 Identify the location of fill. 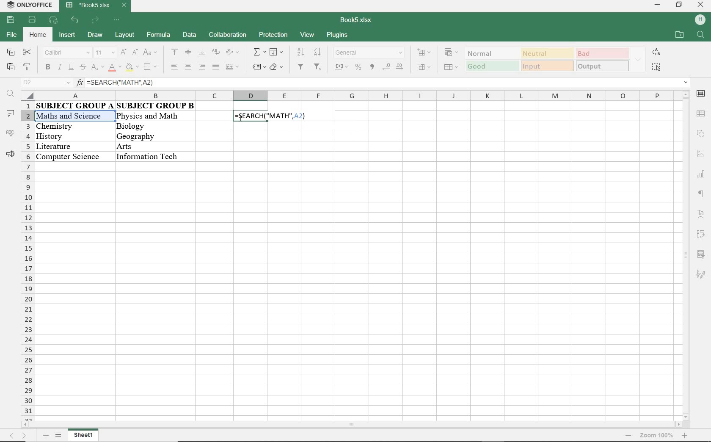
(276, 52).